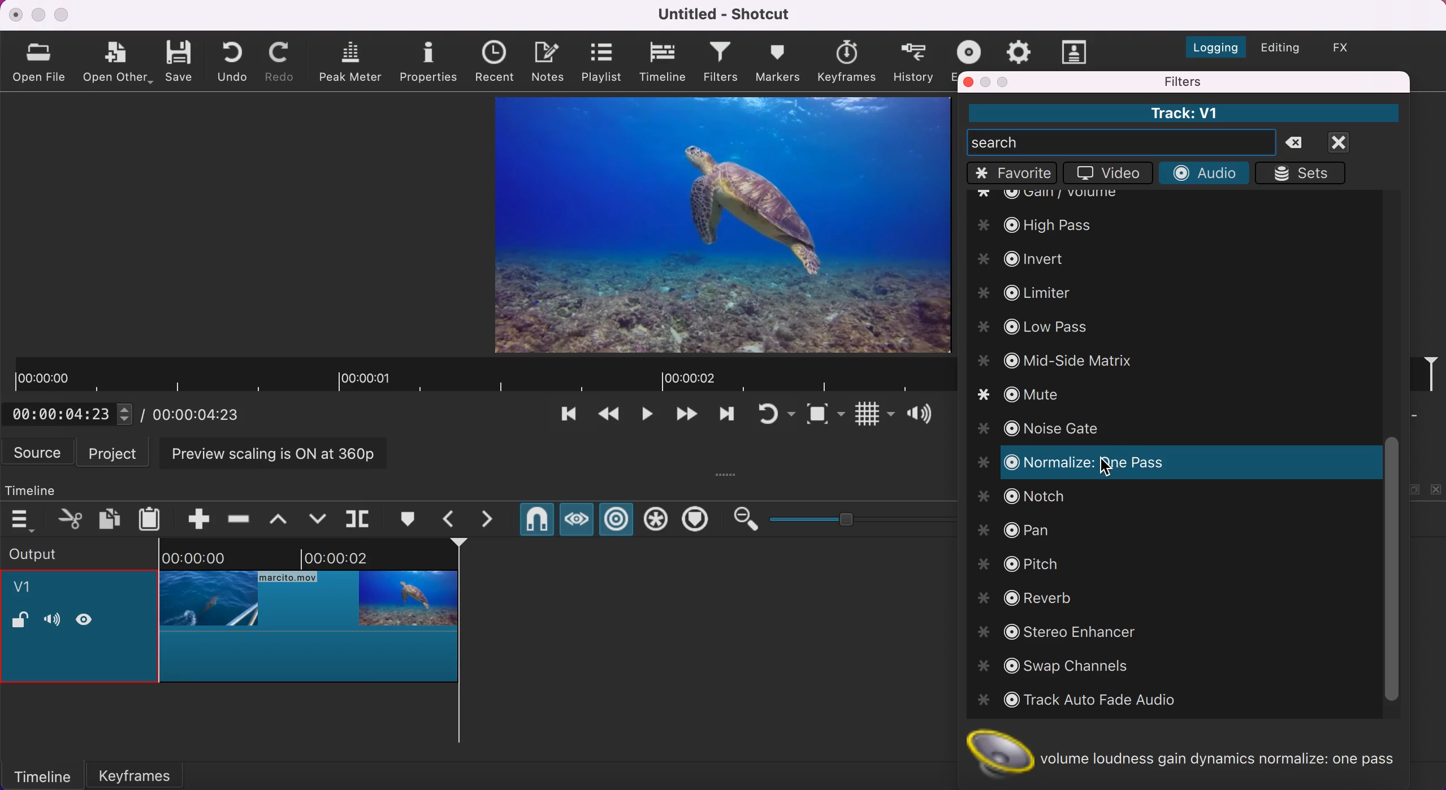  What do you see at coordinates (42, 487) in the screenshot?
I see `timeline` at bounding box center [42, 487].